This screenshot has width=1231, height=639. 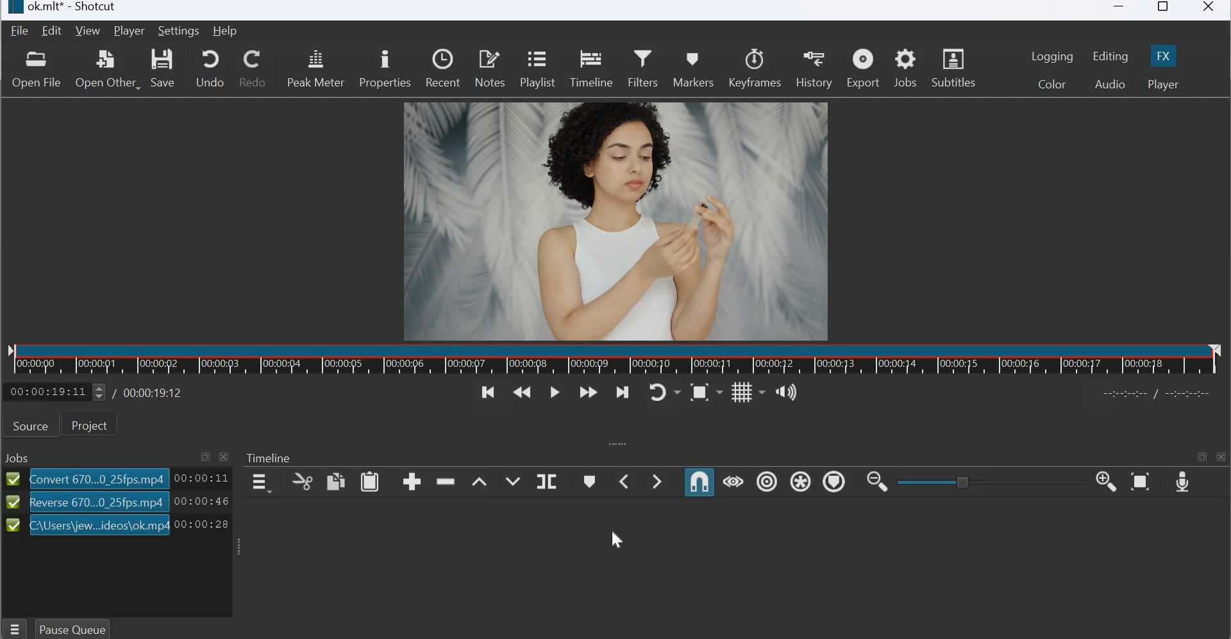 I want to click on duration, so click(x=203, y=525).